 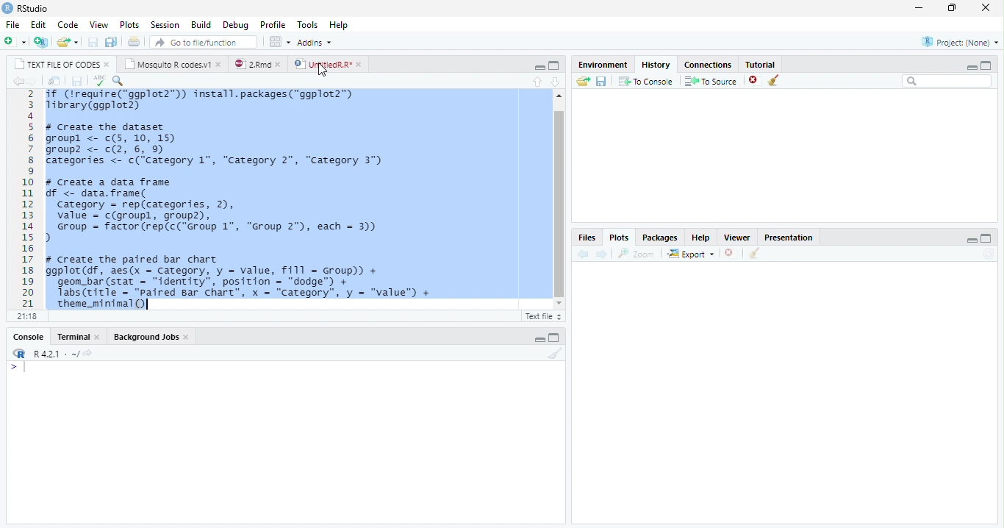 I want to click on  to source : insert the selected command into the current document , so click(x=709, y=81).